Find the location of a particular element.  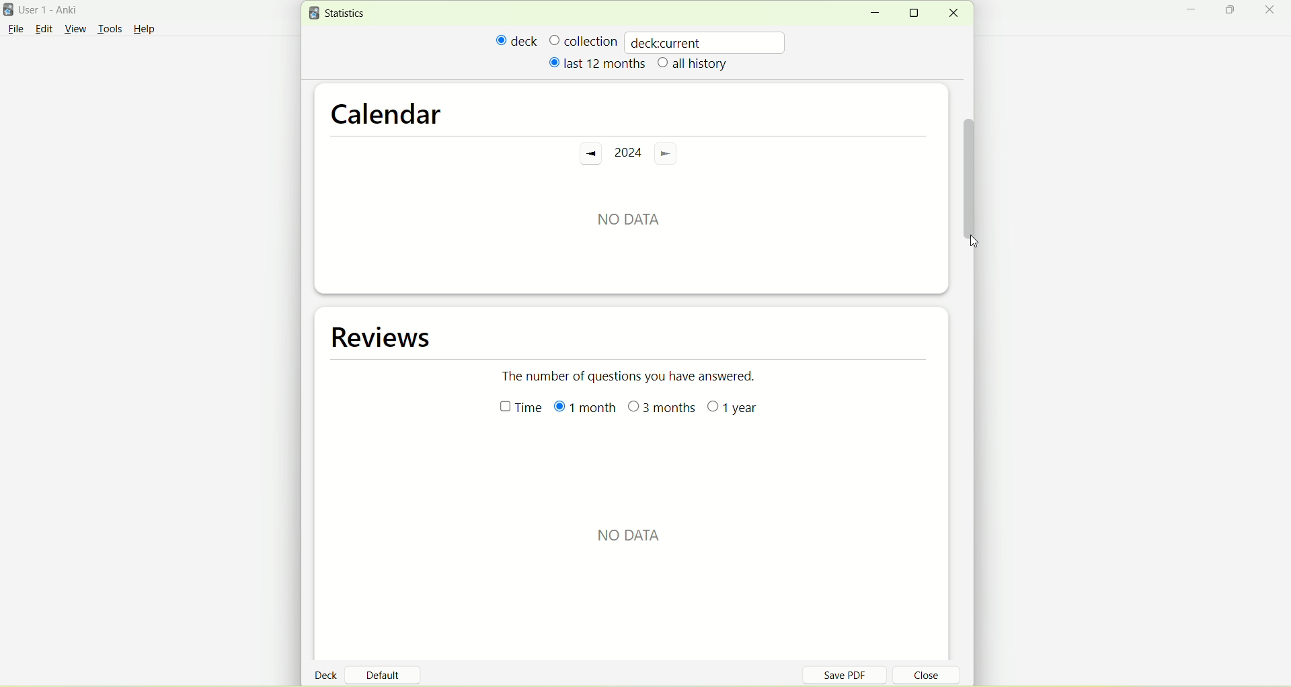

close is located at coordinates (1272, 11).